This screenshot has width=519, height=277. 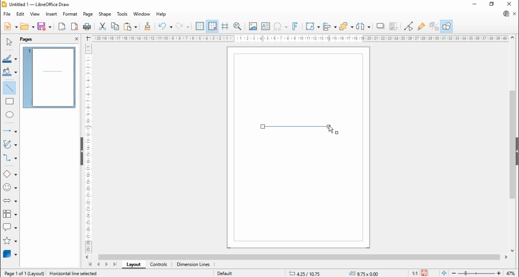 What do you see at coordinates (347, 26) in the screenshot?
I see `arrange` at bounding box center [347, 26].